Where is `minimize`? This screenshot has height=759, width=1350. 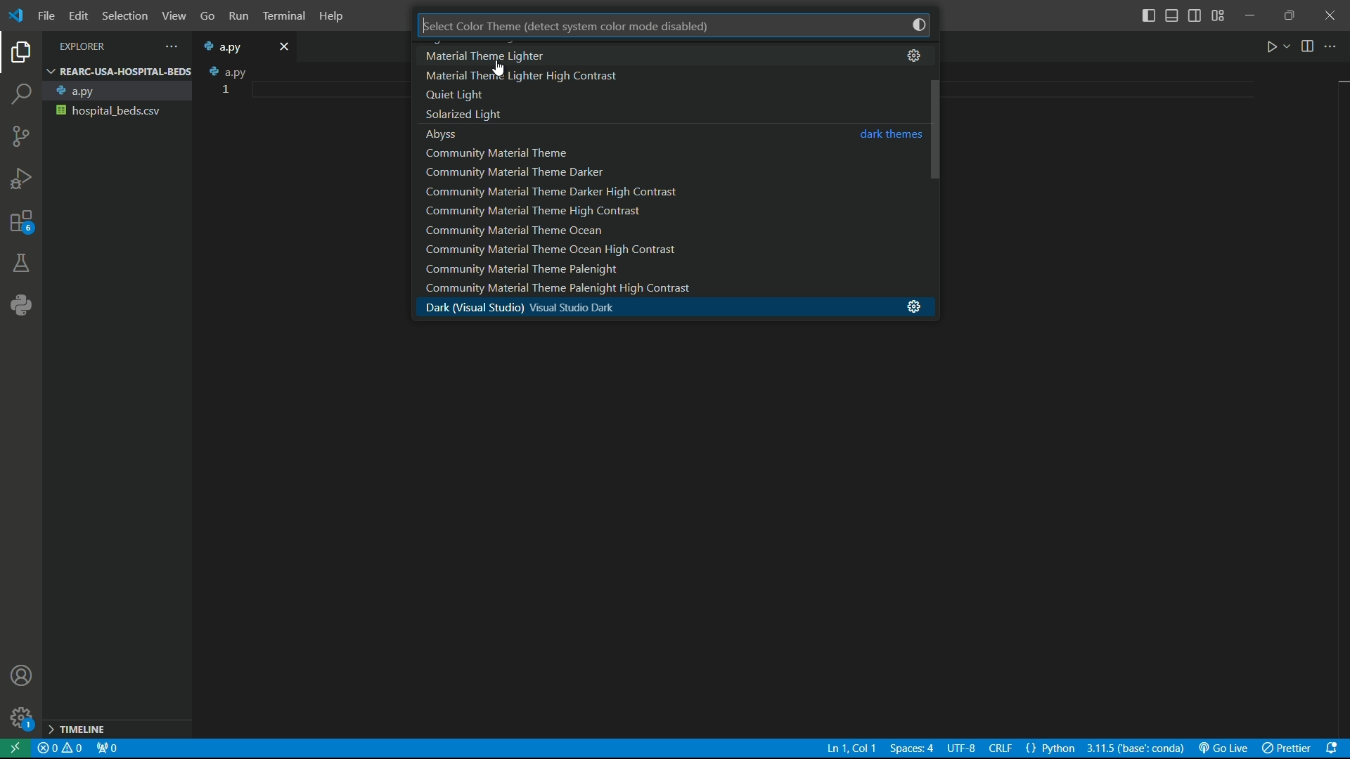
minimize is located at coordinates (1252, 15).